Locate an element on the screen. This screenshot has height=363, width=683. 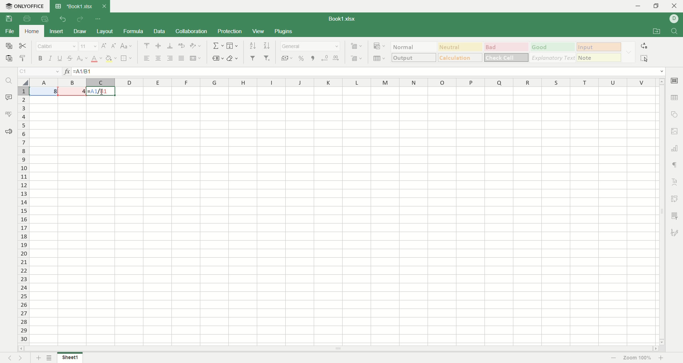
align center is located at coordinates (158, 58).